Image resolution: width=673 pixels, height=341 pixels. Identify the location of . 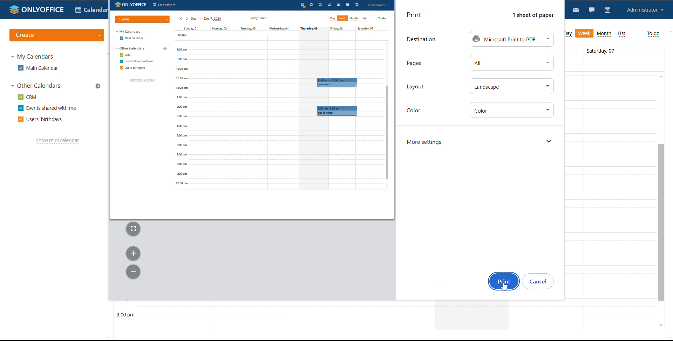
(532, 15).